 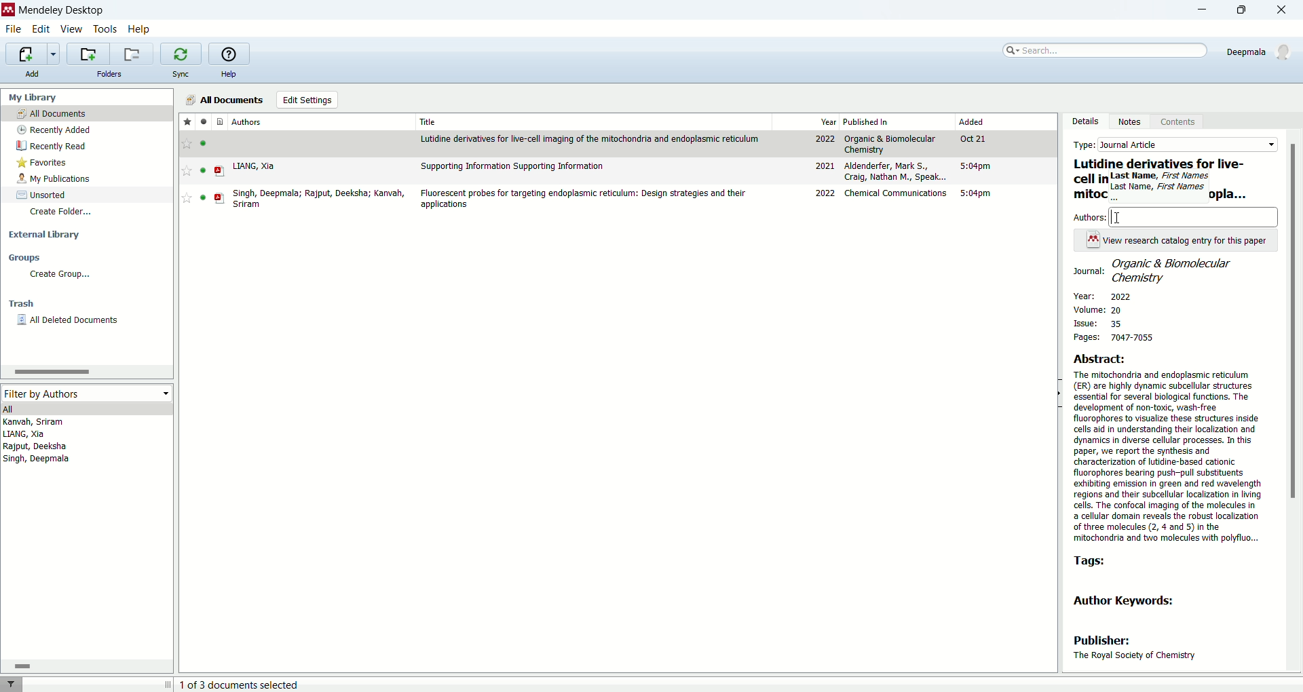 What do you see at coordinates (88, 666) in the screenshot?
I see `horizontal scroll bar` at bounding box center [88, 666].